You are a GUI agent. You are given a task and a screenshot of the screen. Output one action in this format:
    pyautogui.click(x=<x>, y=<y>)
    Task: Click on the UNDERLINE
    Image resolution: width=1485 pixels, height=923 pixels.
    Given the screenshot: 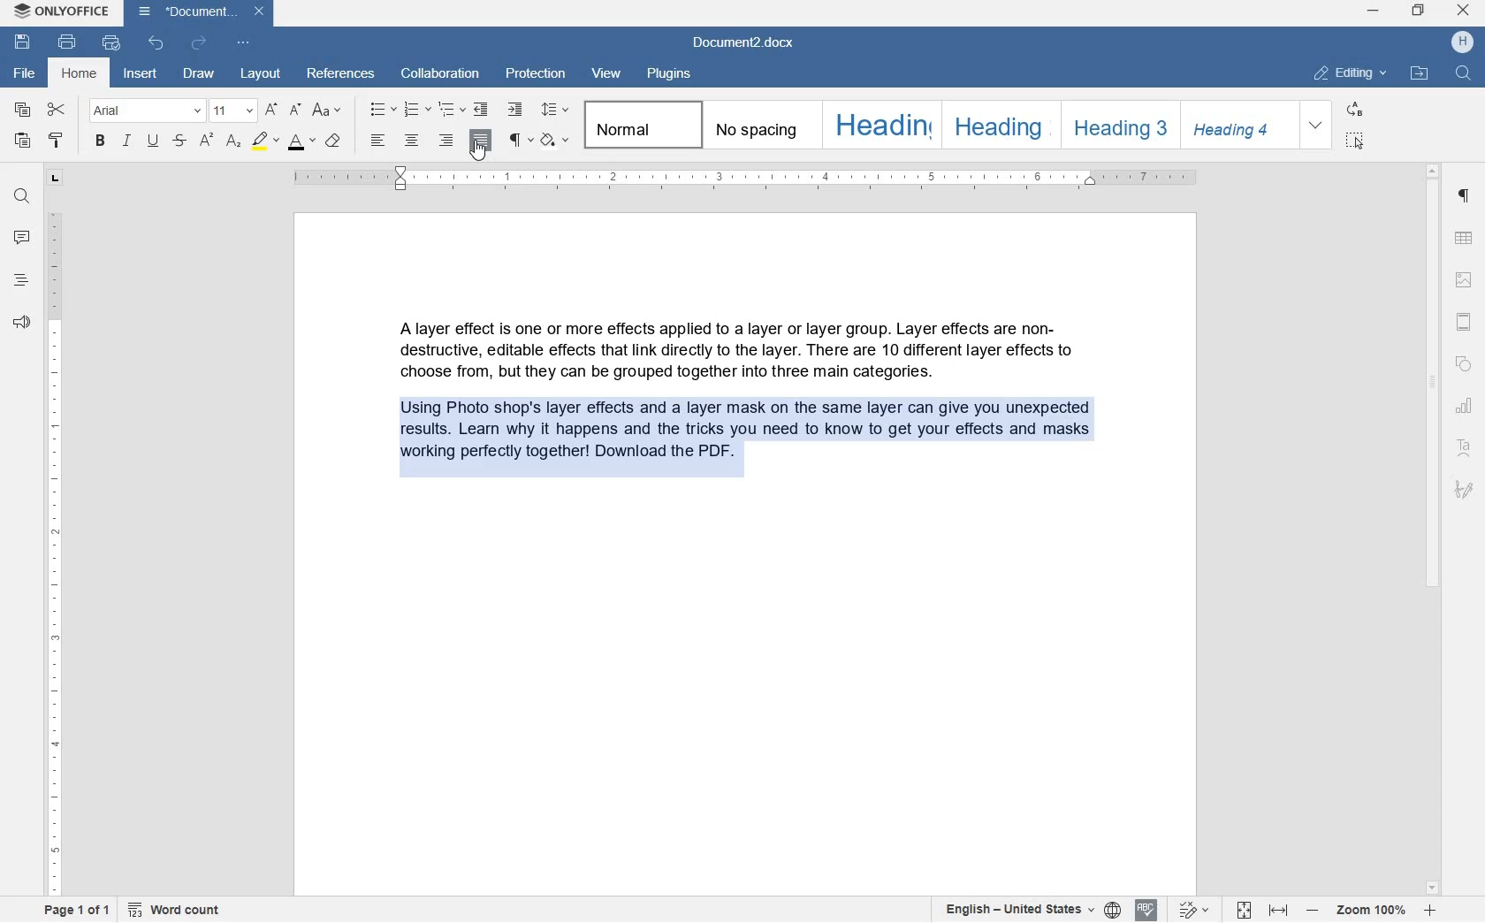 What is the action you would take?
    pyautogui.click(x=155, y=141)
    